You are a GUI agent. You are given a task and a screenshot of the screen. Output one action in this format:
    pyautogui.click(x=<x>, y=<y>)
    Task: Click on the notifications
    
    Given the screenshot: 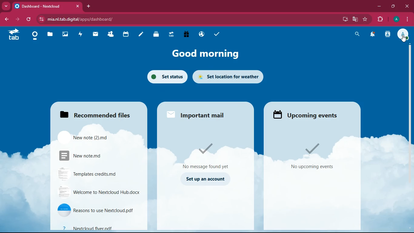 What is the action you would take?
    pyautogui.click(x=373, y=35)
    